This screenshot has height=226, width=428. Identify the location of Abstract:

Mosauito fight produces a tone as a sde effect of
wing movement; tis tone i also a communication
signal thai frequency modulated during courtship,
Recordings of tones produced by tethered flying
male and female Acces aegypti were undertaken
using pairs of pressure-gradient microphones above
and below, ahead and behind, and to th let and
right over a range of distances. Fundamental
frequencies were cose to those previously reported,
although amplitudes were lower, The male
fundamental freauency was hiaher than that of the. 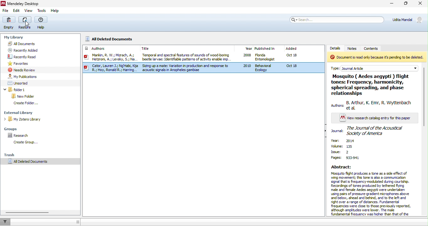
(370, 191).